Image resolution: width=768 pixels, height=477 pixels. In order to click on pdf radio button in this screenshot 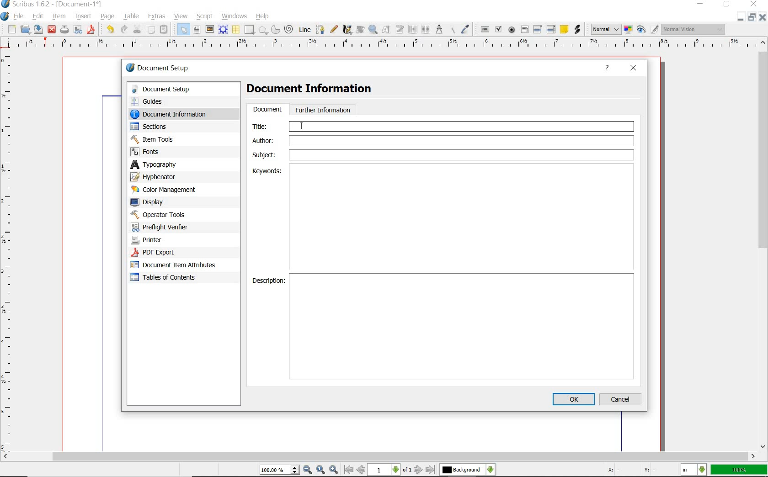, I will do `click(512, 30)`.